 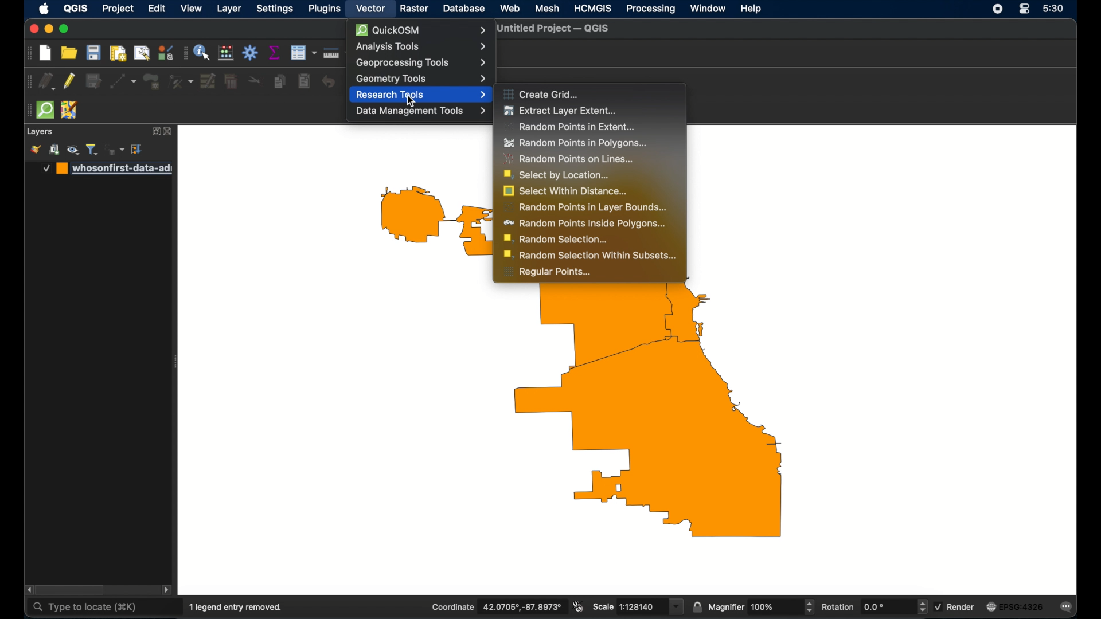 I want to click on whoseonfirst-date-ad, so click(x=107, y=169).